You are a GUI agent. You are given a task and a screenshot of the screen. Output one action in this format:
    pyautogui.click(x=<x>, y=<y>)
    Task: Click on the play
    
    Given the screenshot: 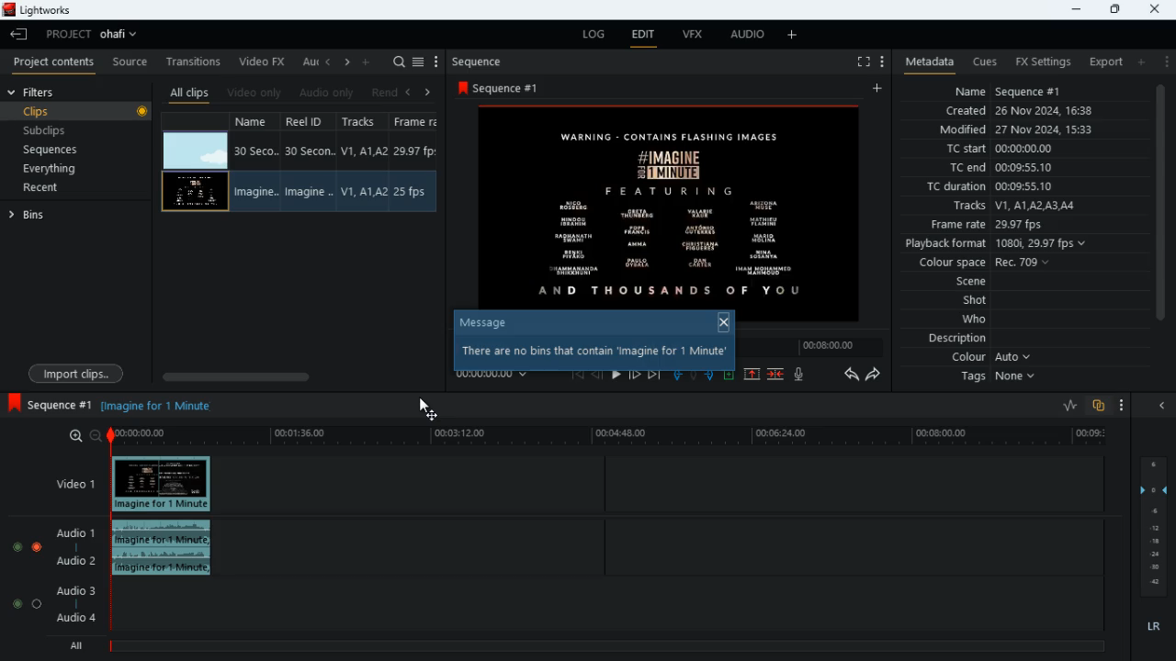 What is the action you would take?
    pyautogui.click(x=617, y=373)
    